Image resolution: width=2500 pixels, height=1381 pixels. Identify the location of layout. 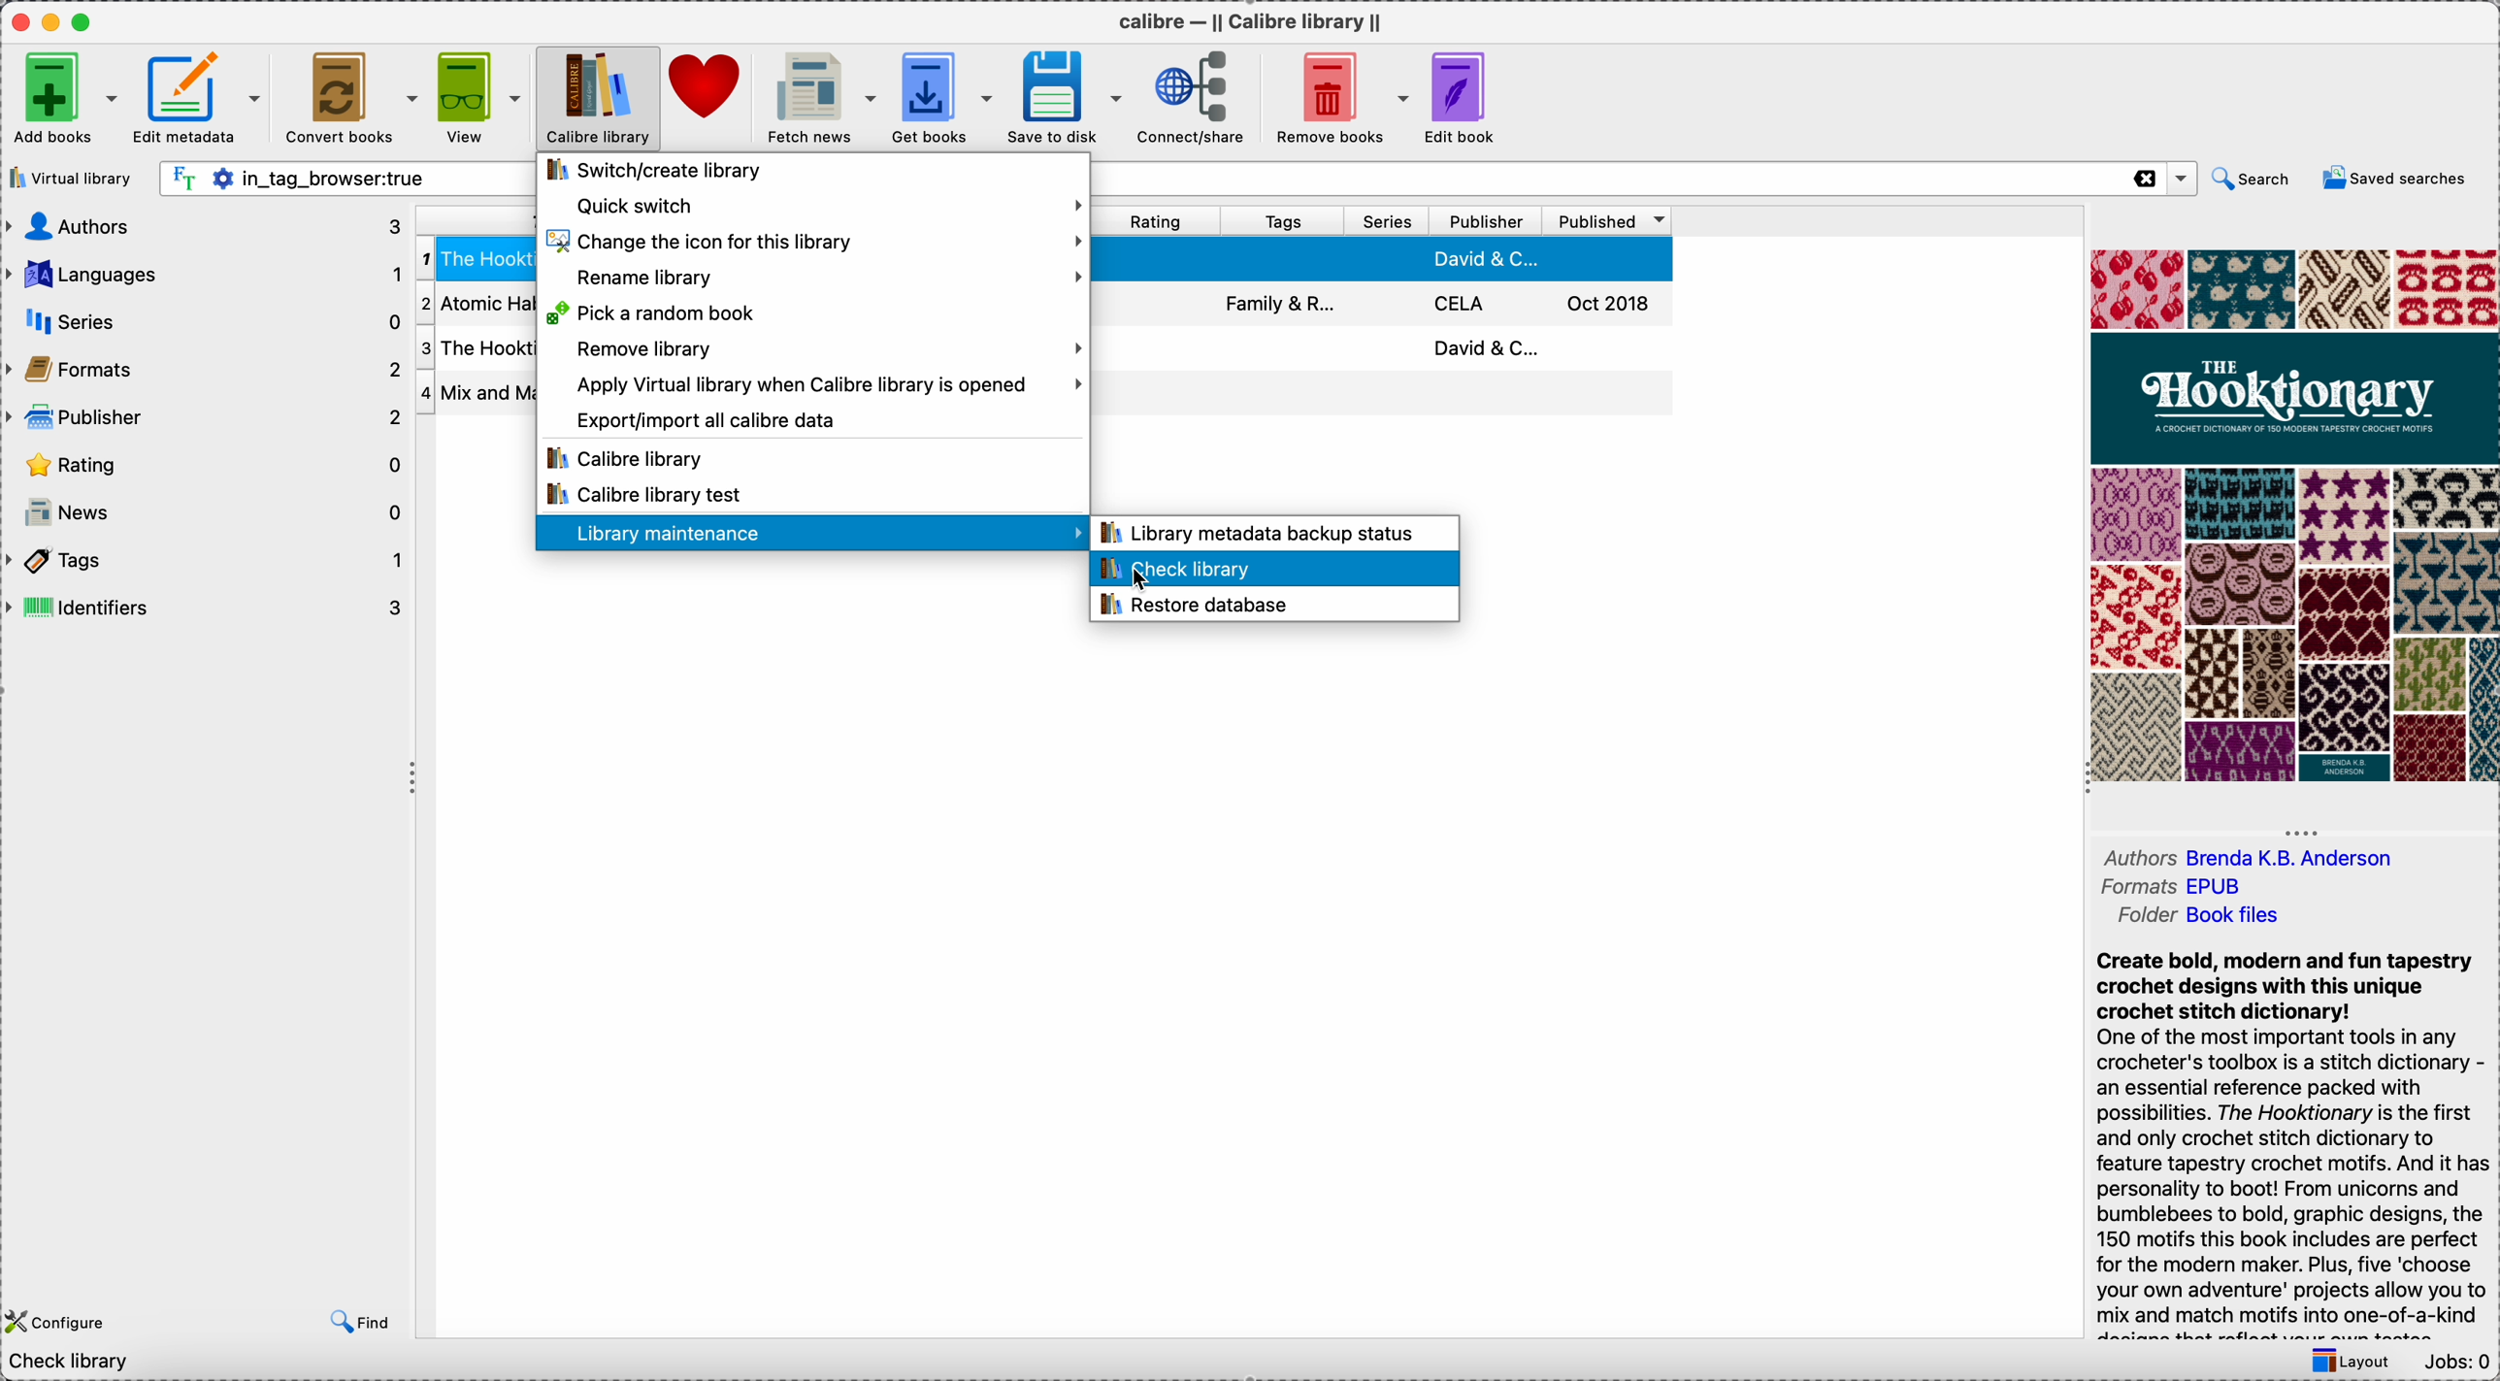
(2357, 1361).